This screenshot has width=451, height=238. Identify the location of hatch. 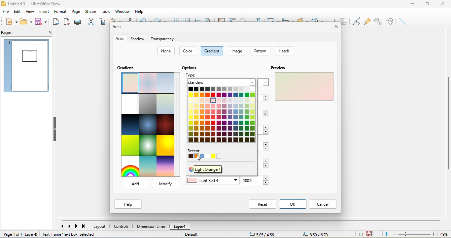
(285, 50).